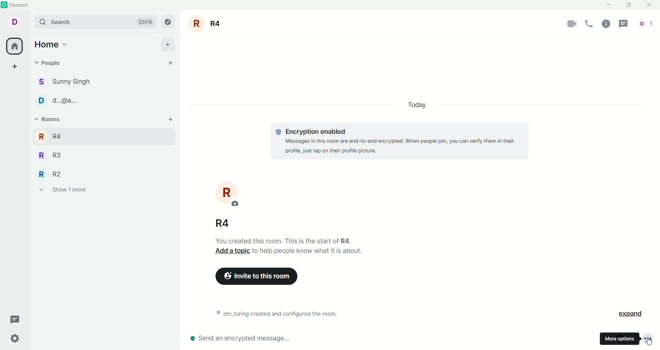 The width and height of the screenshot is (660, 350). I want to click on close, so click(650, 5).